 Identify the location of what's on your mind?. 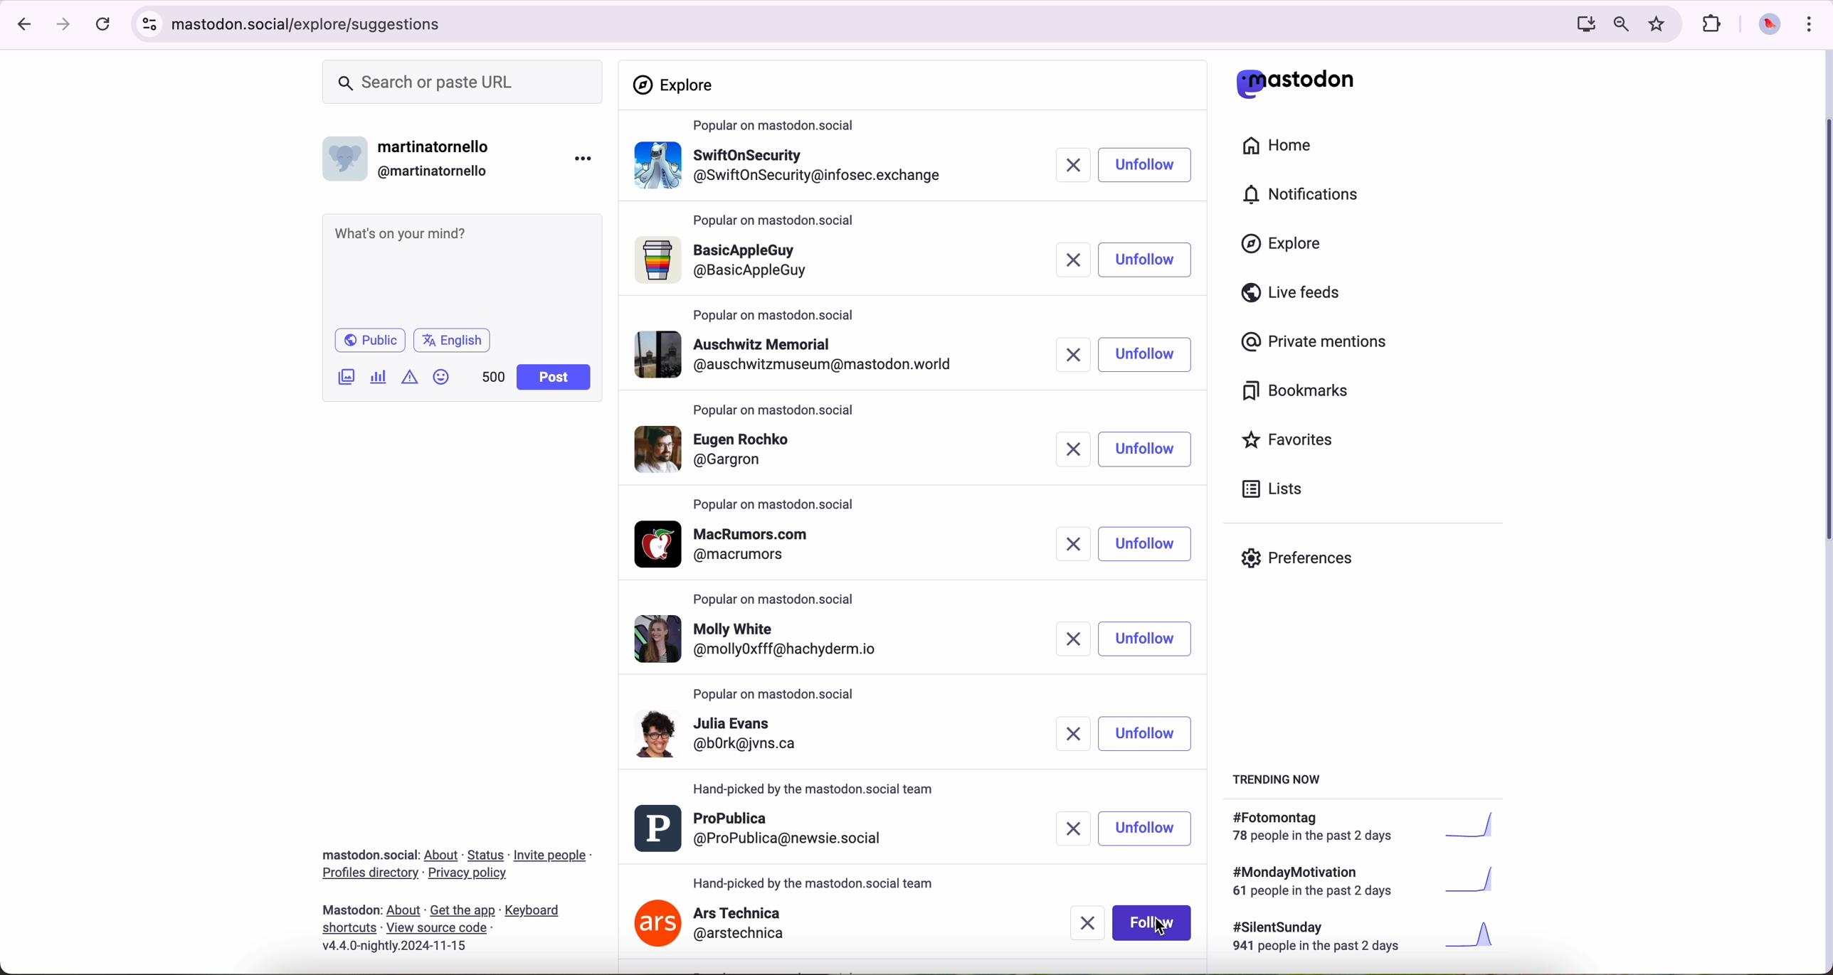
(460, 268).